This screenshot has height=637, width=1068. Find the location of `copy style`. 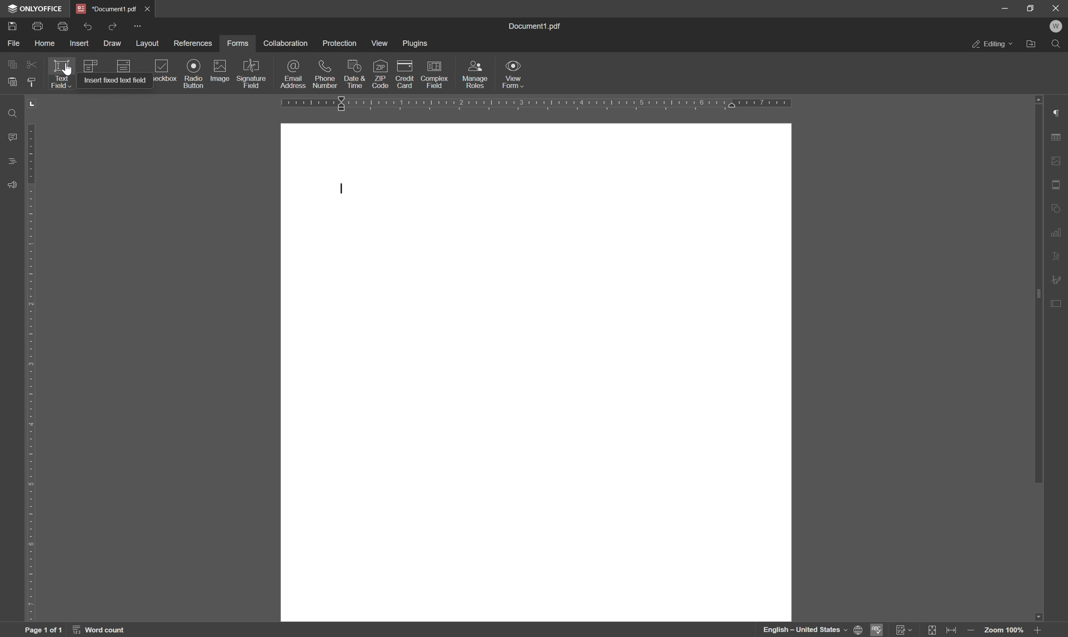

copy style is located at coordinates (34, 82).